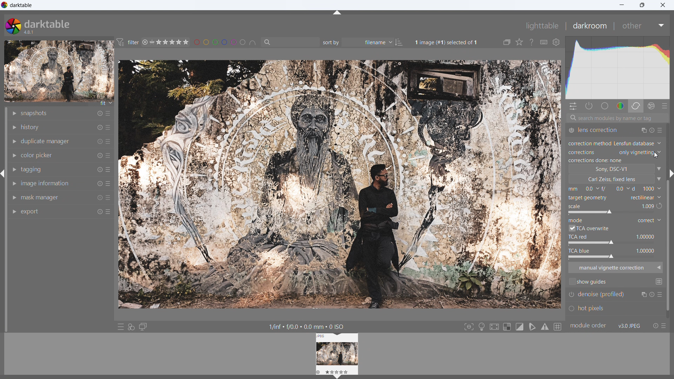 The image size is (674, 379). What do you see at coordinates (14, 126) in the screenshot?
I see `show module` at bounding box center [14, 126].